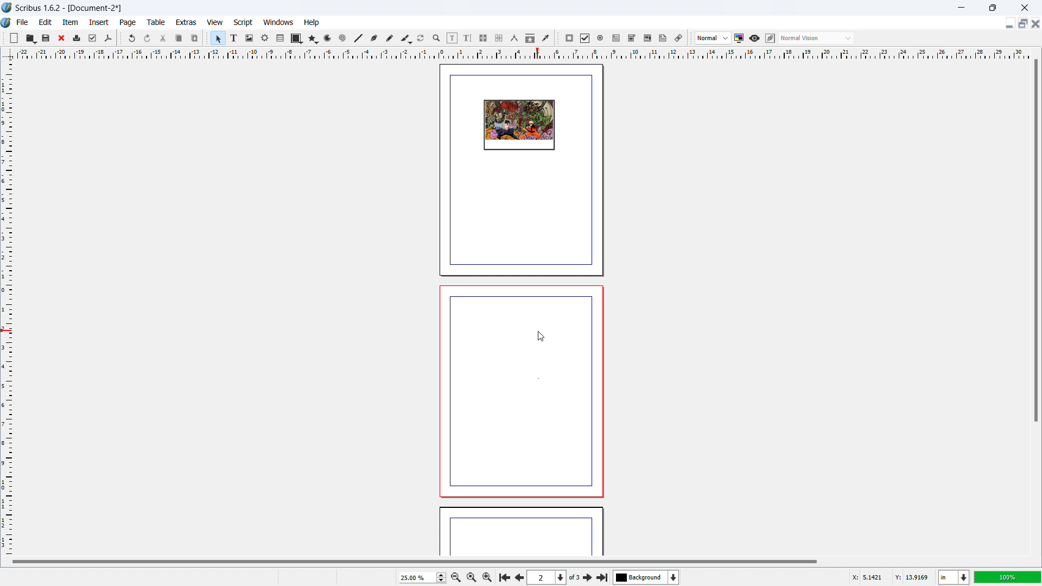 The height and width of the screenshot is (586, 1042). Describe the element at coordinates (521, 533) in the screenshot. I see `page` at that location.